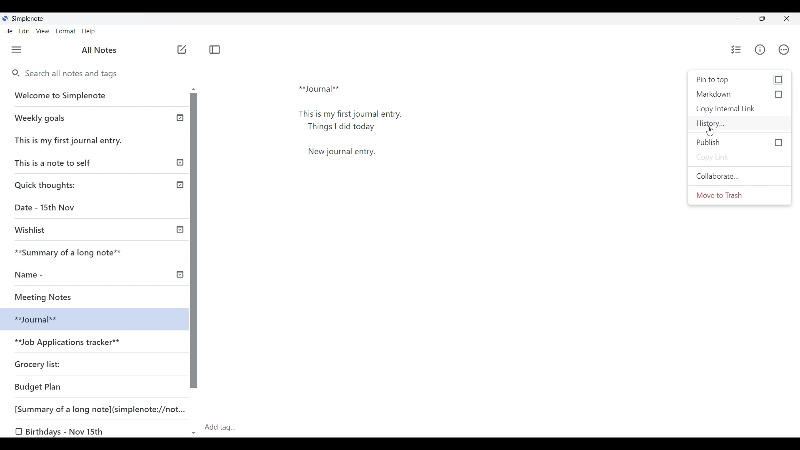 This screenshot has width=800, height=450. Describe the element at coordinates (740, 175) in the screenshot. I see `Collaborate` at that location.